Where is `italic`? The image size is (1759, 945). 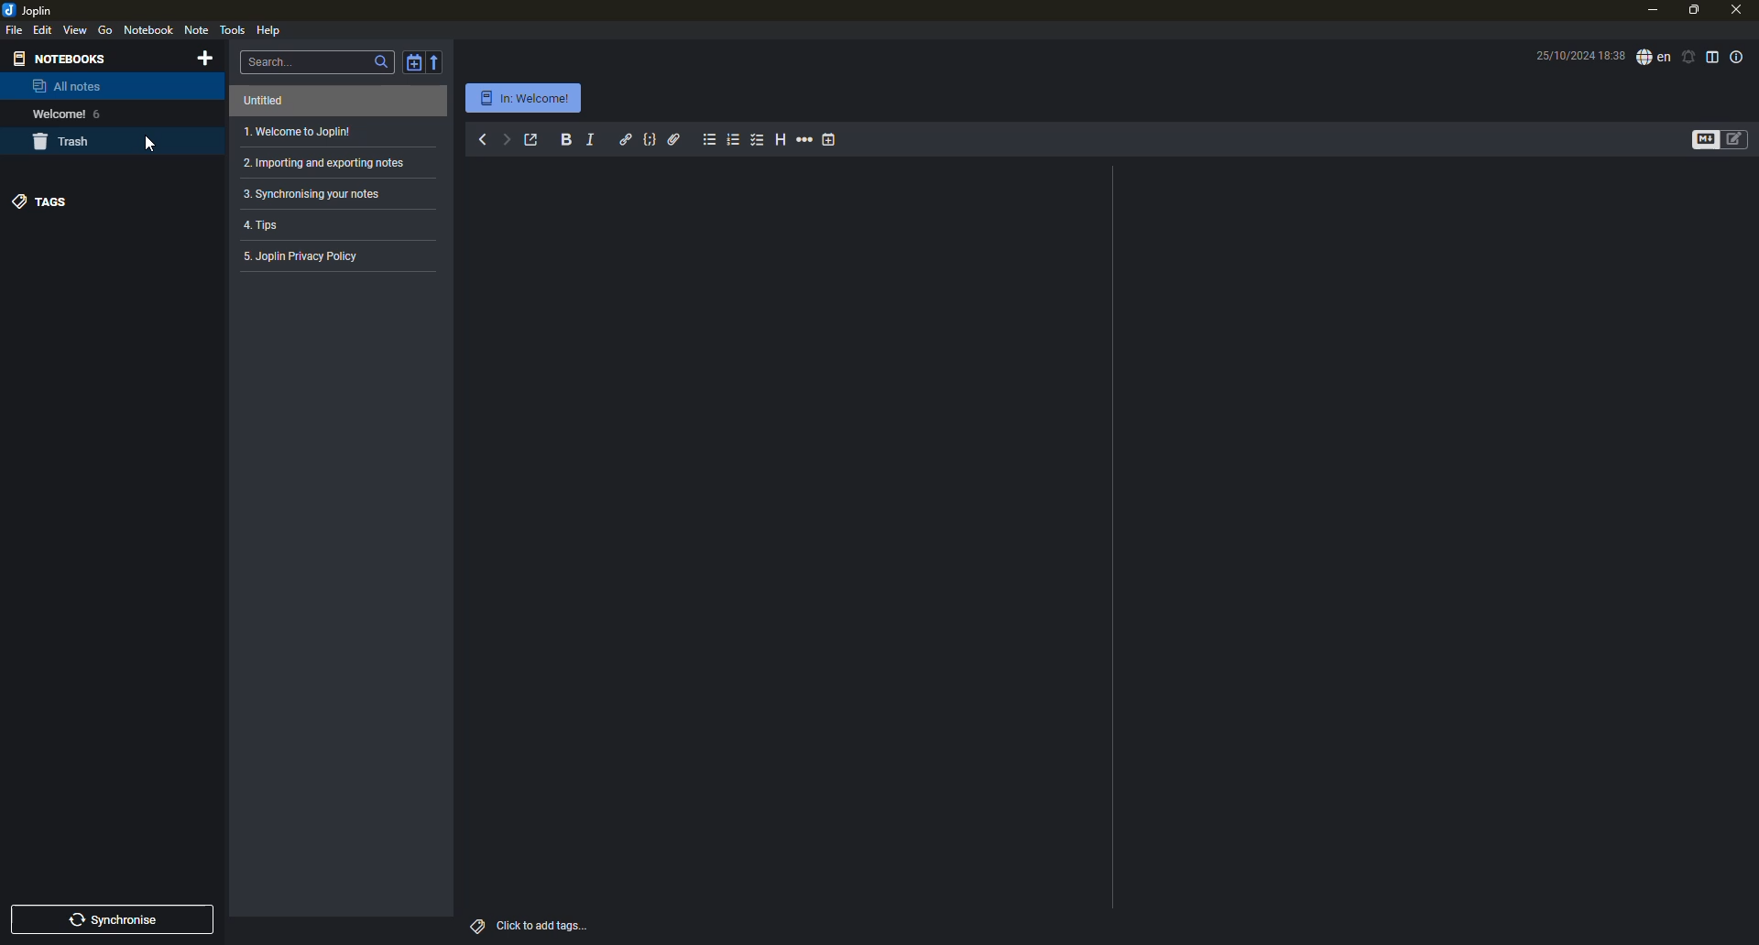 italic is located at coordinates (594, 137).